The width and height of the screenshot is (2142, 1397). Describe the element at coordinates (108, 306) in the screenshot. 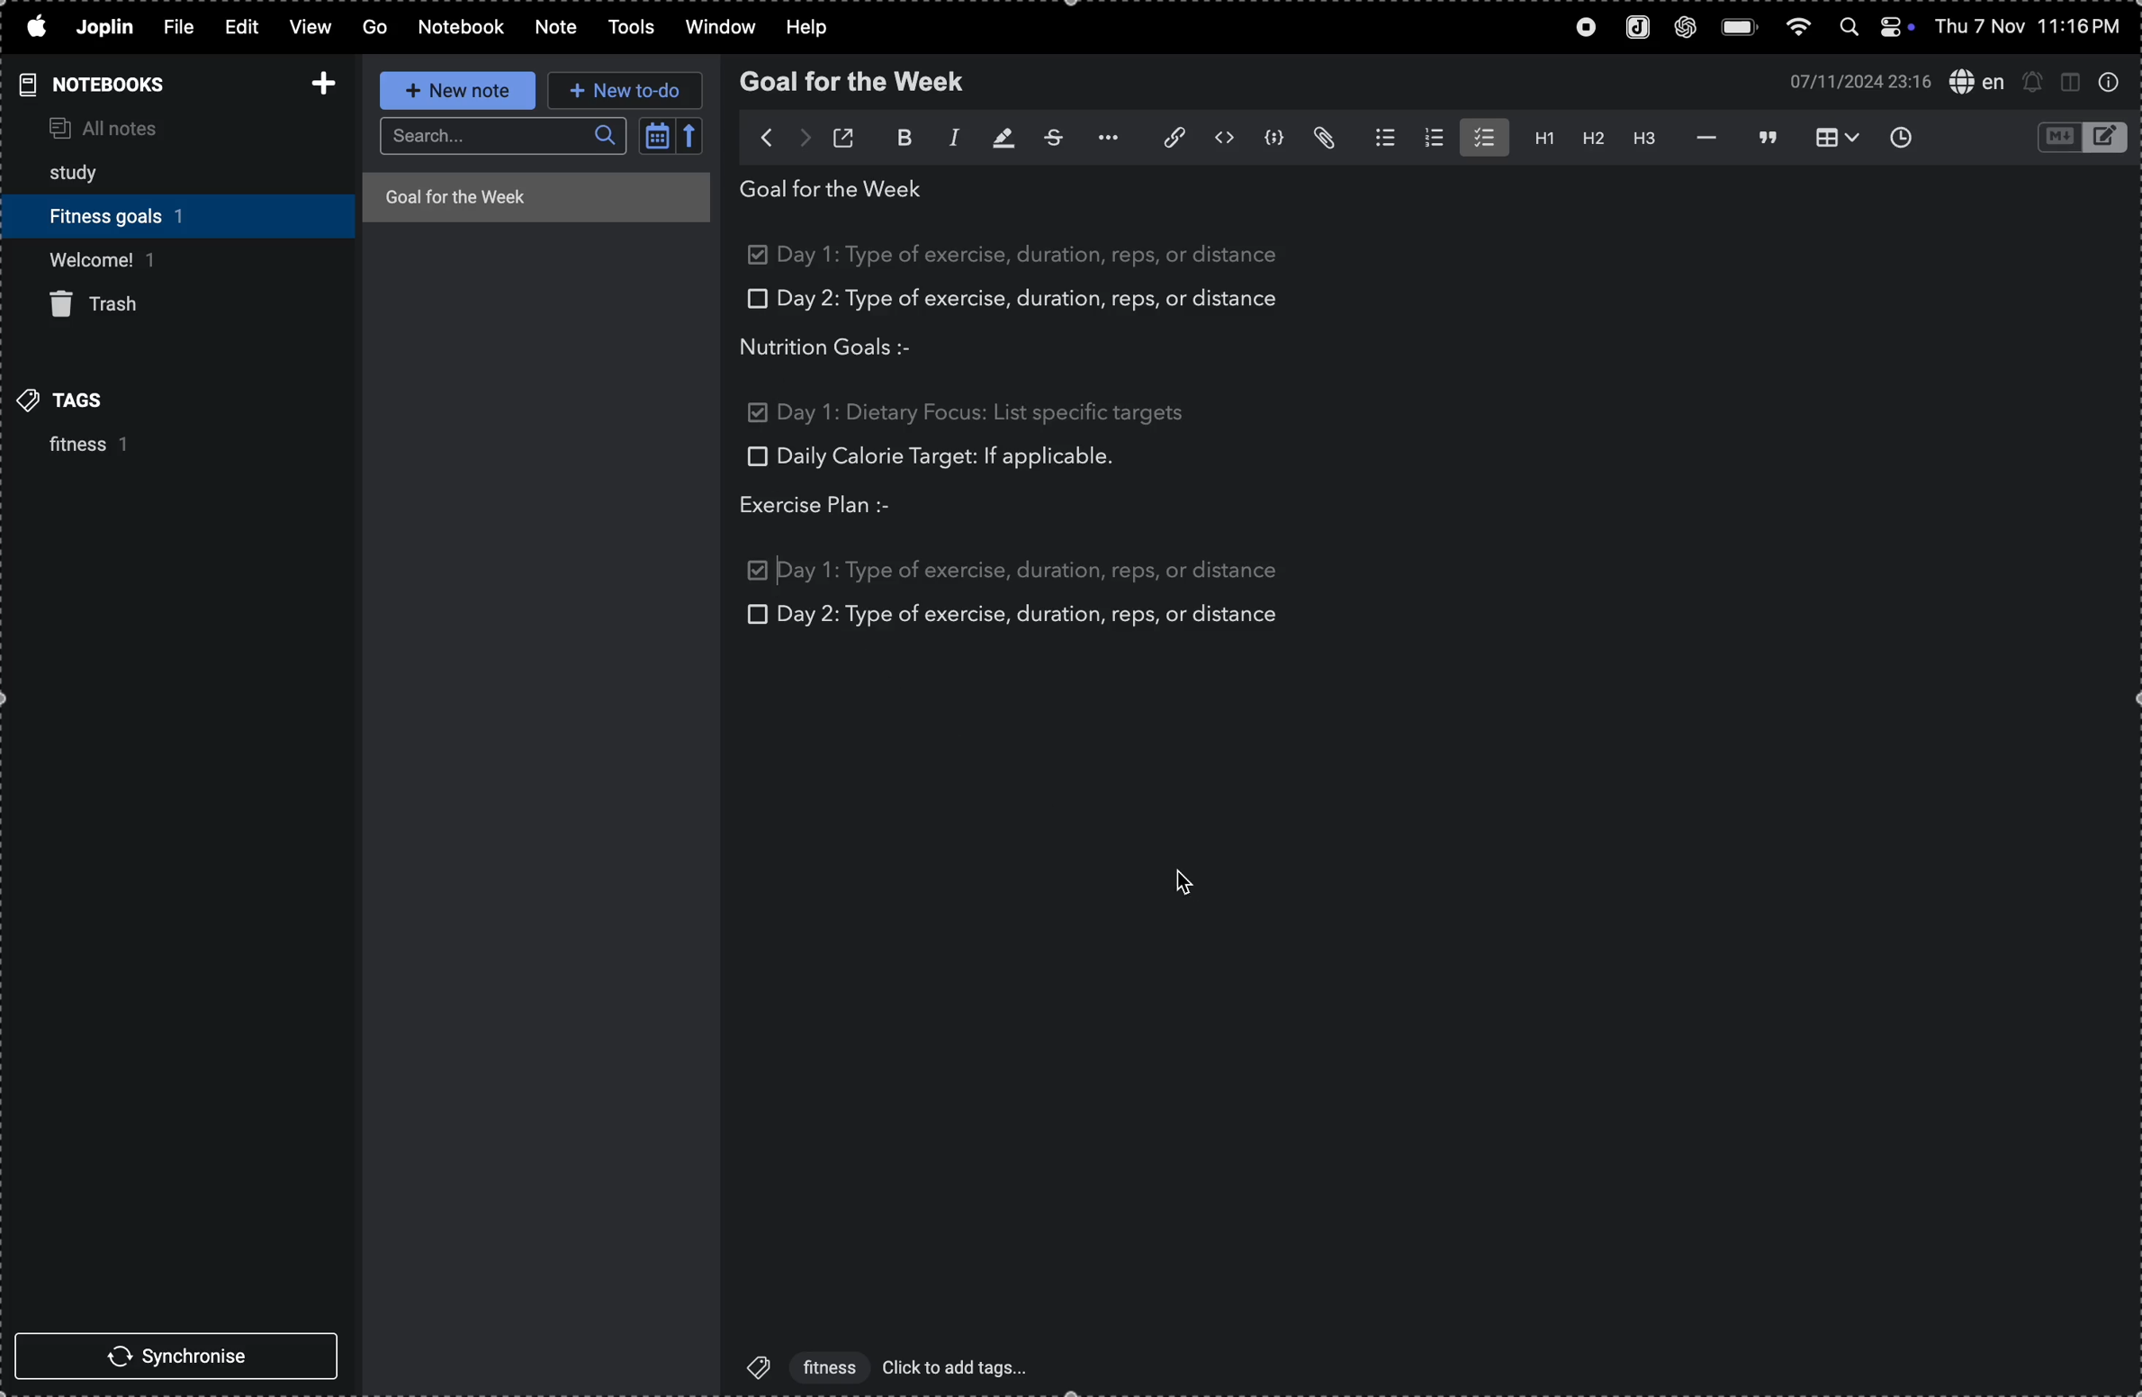

I see `trash` at that location.